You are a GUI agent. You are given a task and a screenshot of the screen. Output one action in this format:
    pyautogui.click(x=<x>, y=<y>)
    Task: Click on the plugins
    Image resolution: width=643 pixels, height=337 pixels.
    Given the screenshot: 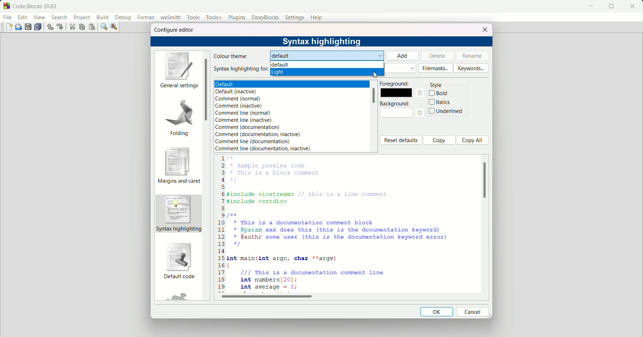 What is the action you would take?
    pyautogui.click(x=235, y=17)
    